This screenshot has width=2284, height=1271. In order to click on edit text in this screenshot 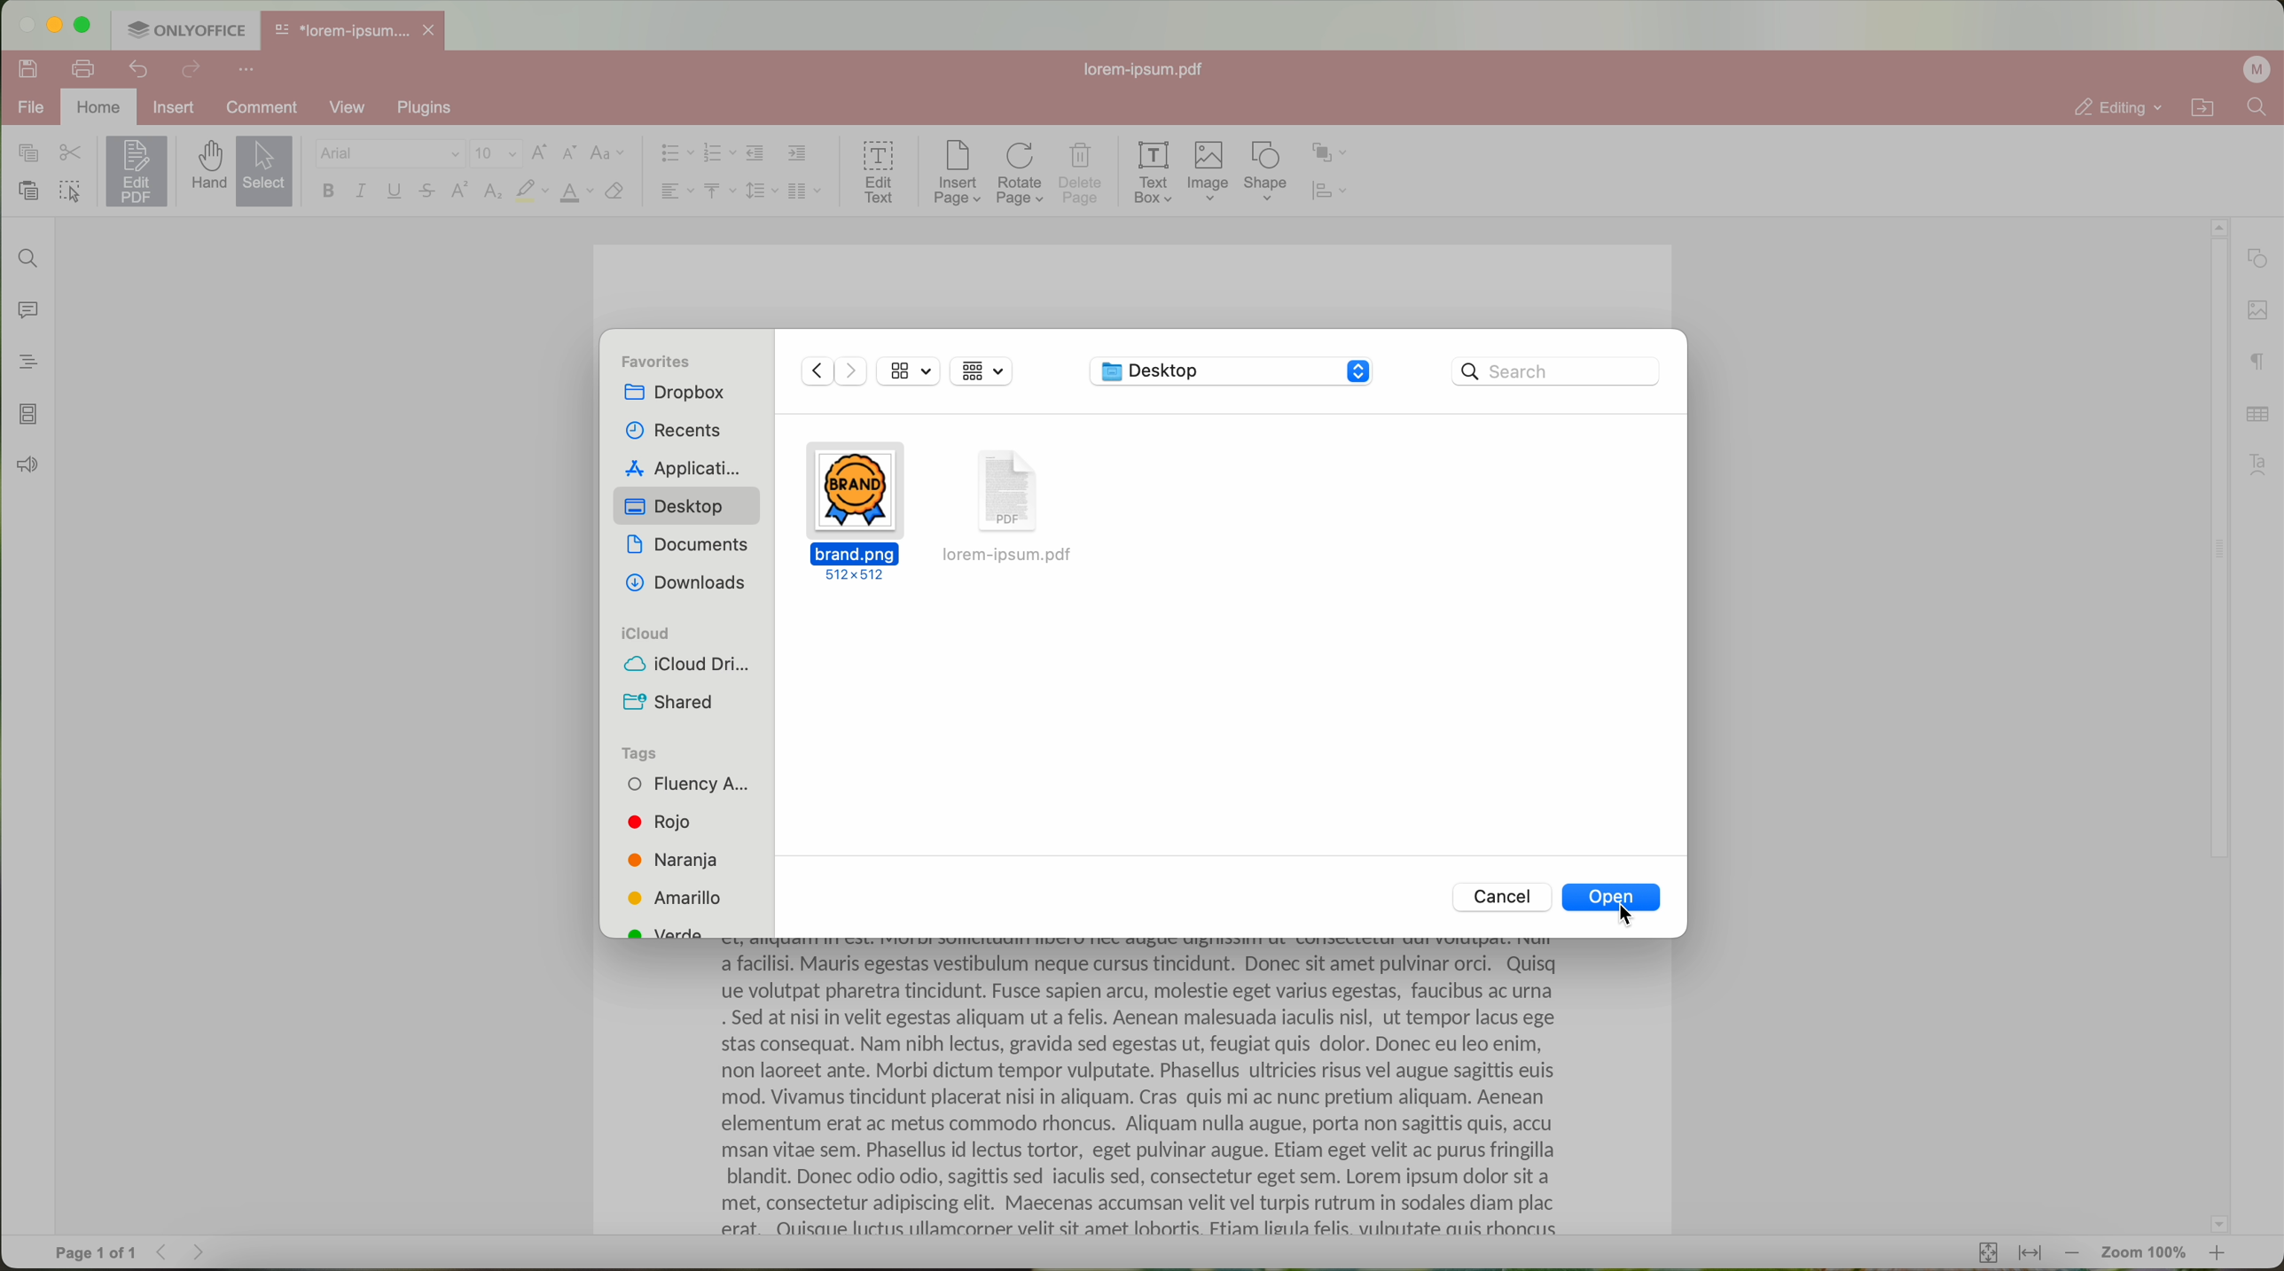, I will do `click(880, 170)`.